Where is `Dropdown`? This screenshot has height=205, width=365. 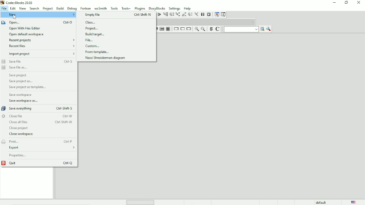 Dropdown is located at coordinates (207, 22).